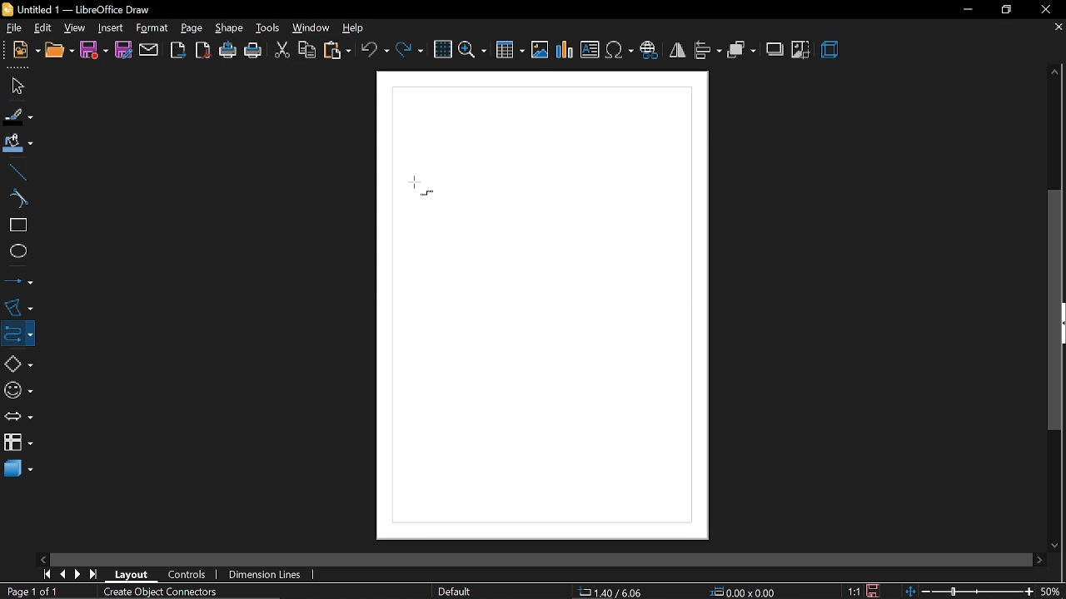 This screenshot has width=1066, height=599. I want to click on Cursor, so click(410, 185).